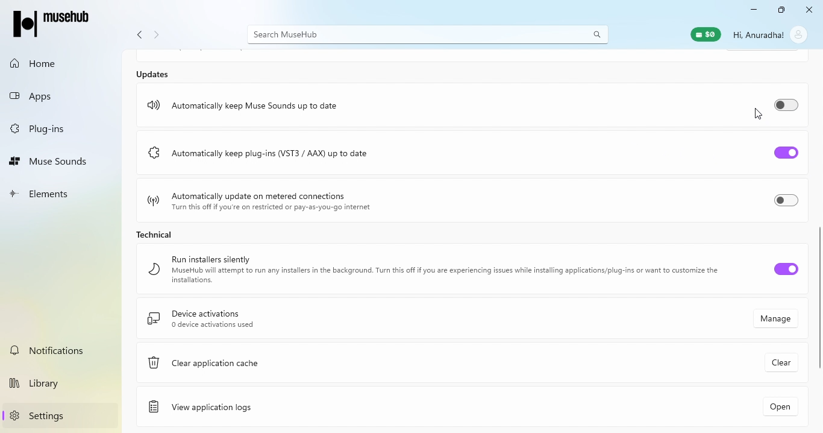  What do you see at coordinates (51, 93) in the screenshot?
I see `Apps` at bounding box center [51, 93].